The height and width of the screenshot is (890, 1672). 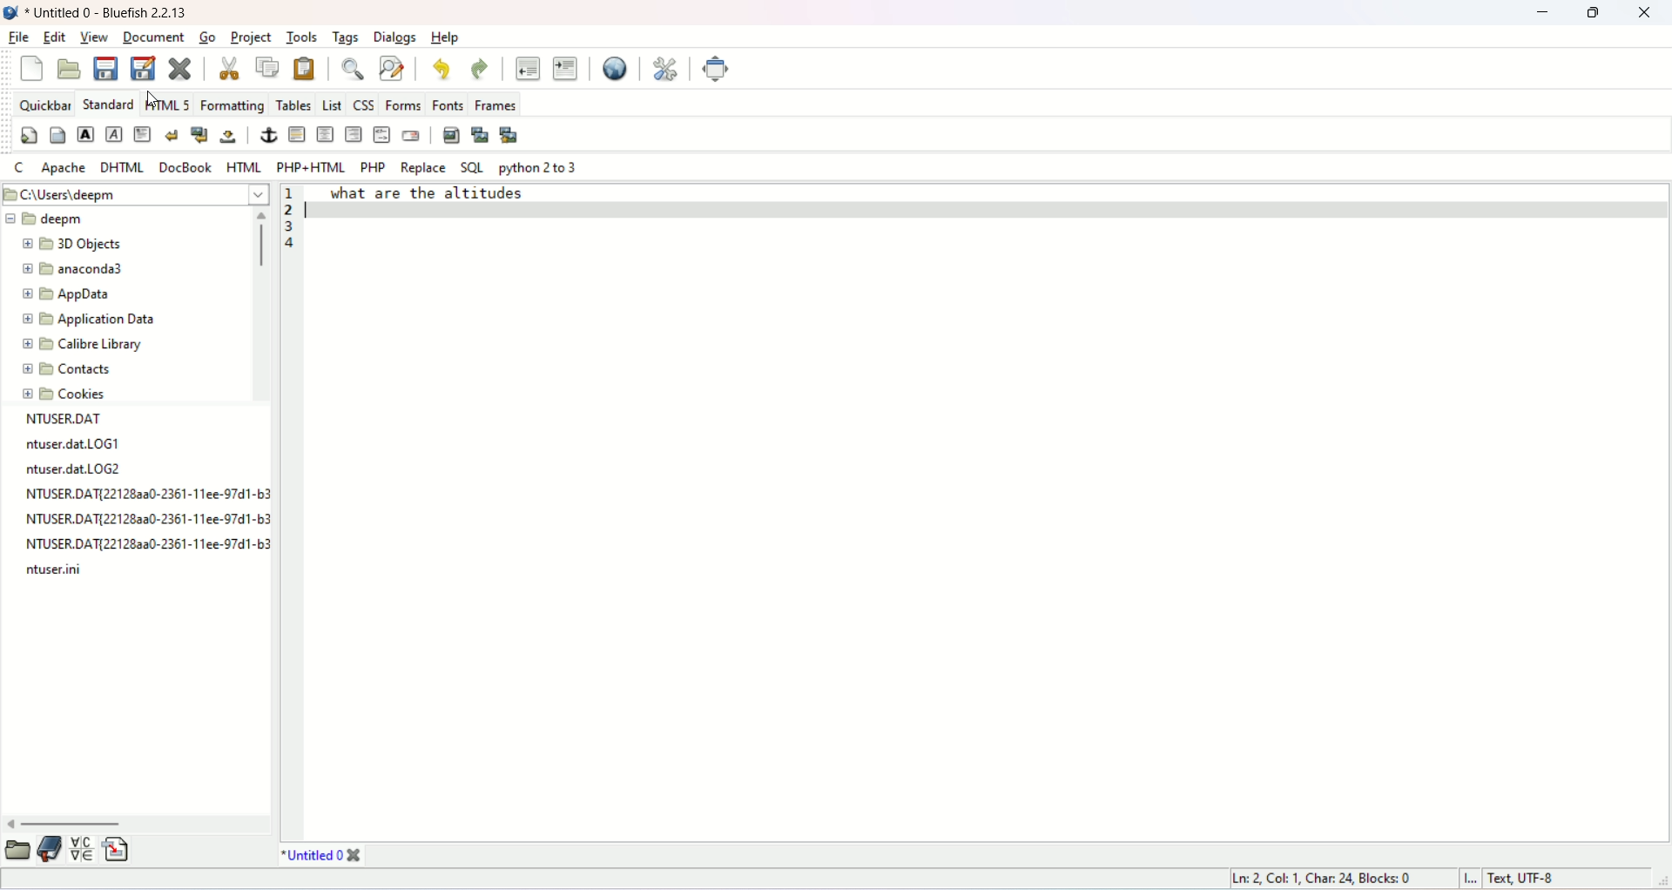 What do you see at coordinates (17, 38) in the screenshot?
I see `file` at bounding box center [17, 38].